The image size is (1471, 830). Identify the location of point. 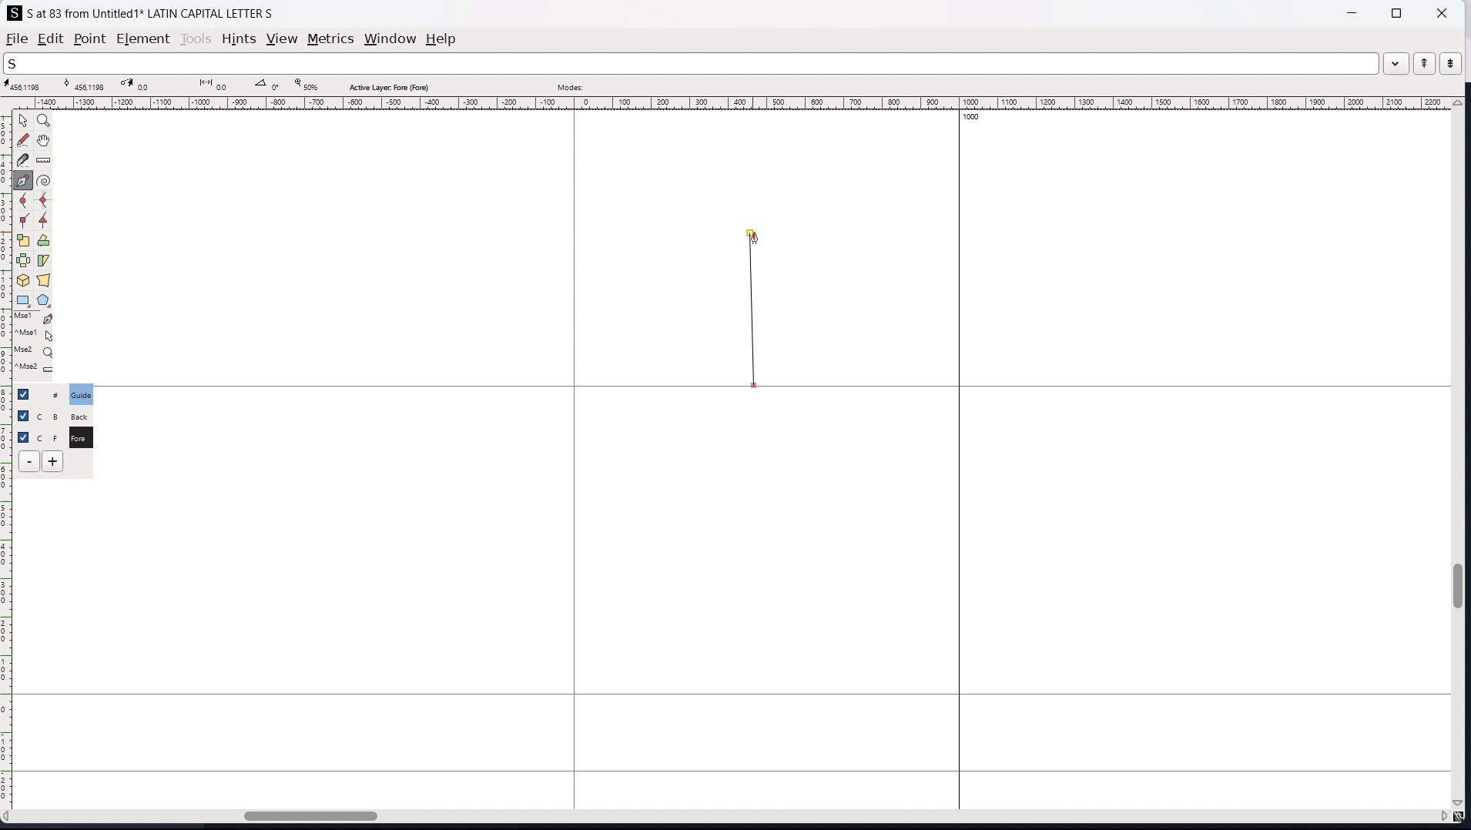
(89, 40).